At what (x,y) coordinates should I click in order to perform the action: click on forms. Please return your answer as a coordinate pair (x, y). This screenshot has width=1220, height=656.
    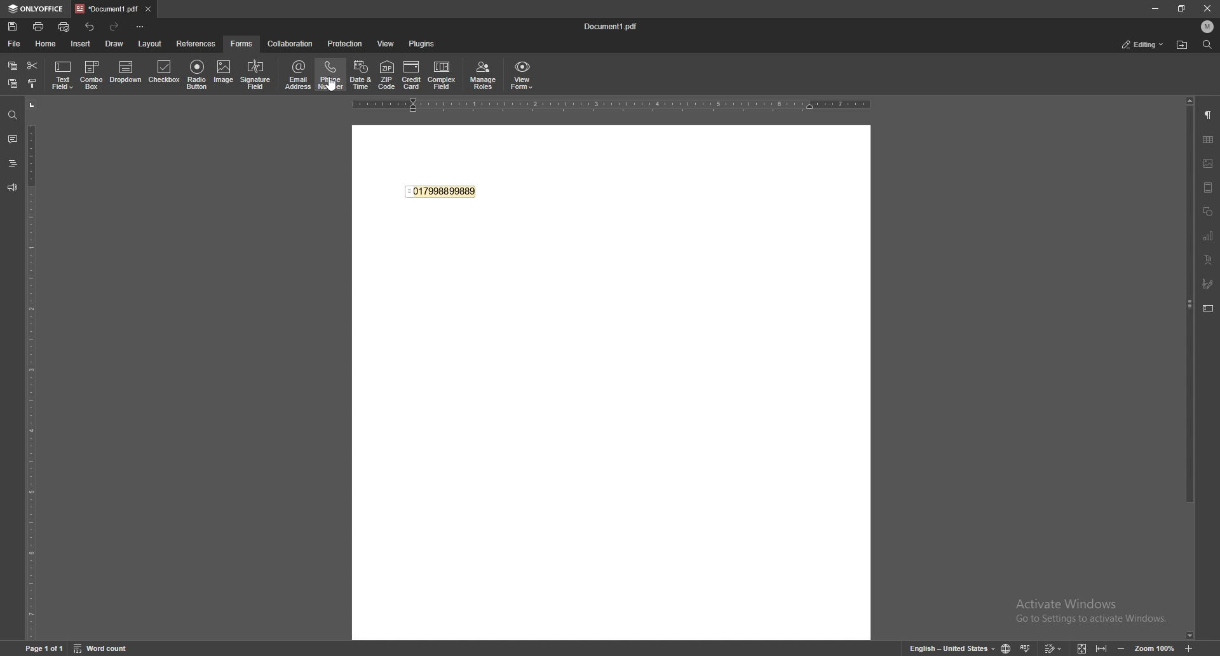
    Looking at the image, I should click on (242, 44).